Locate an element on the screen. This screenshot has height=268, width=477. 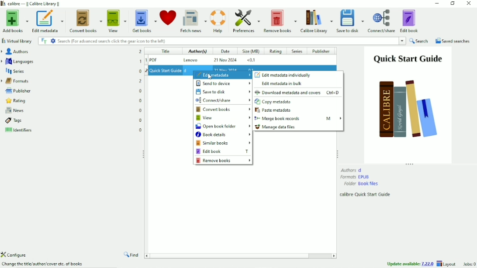
Rating is located at coordinates (72, 100).